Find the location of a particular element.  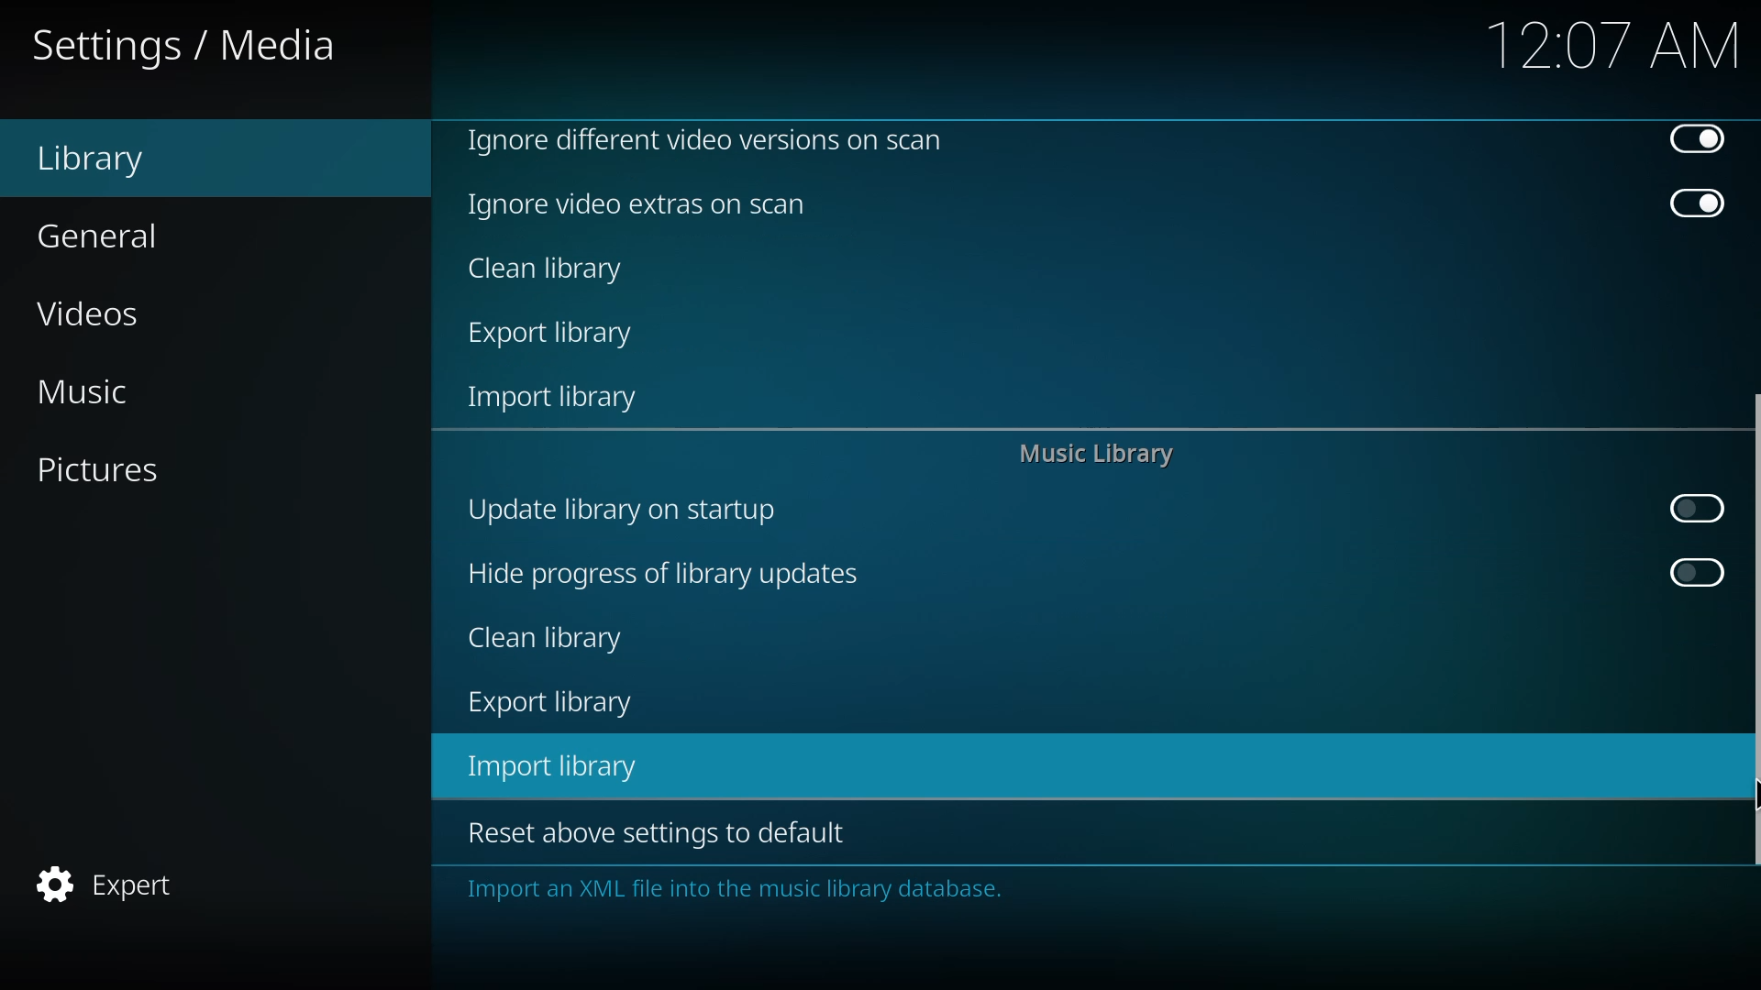

import is located at coordinates (557, 401).